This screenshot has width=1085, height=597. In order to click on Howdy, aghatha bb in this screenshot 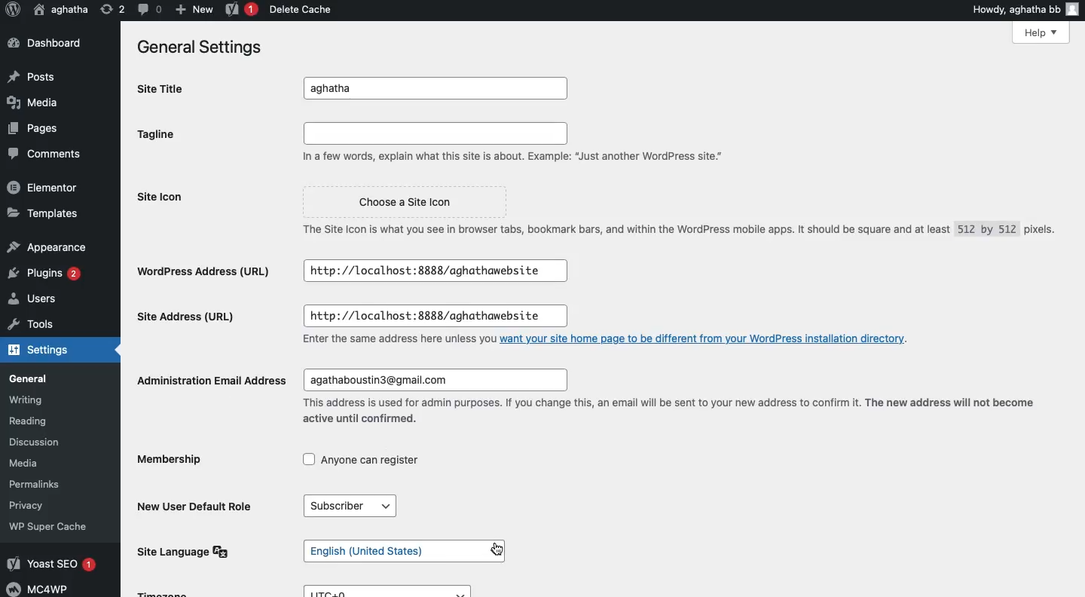, I will do `click(1025, 8)`.